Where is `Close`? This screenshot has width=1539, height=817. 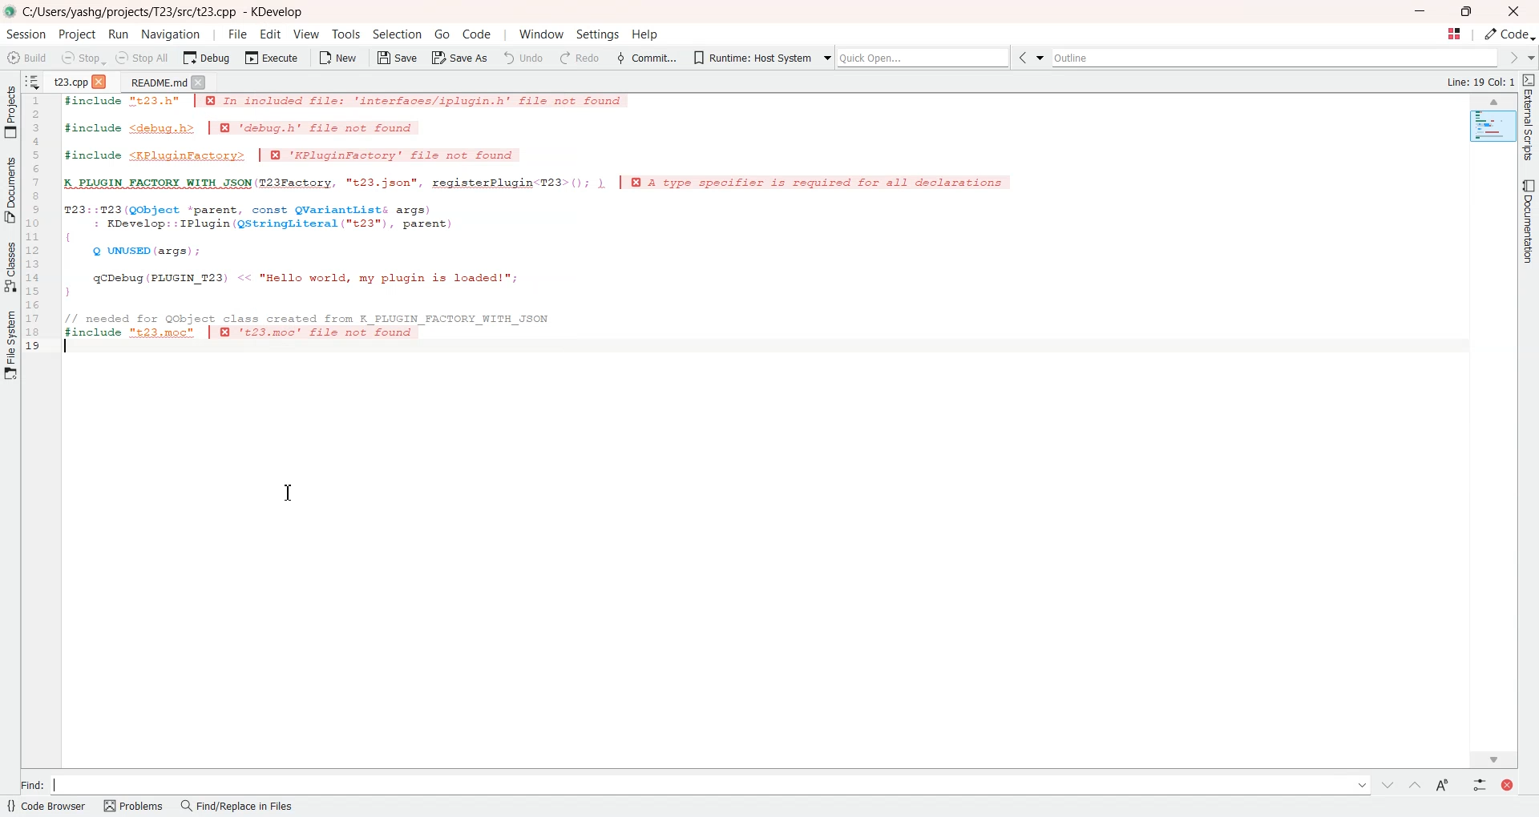
Close is located at coordinates (1513, 11).